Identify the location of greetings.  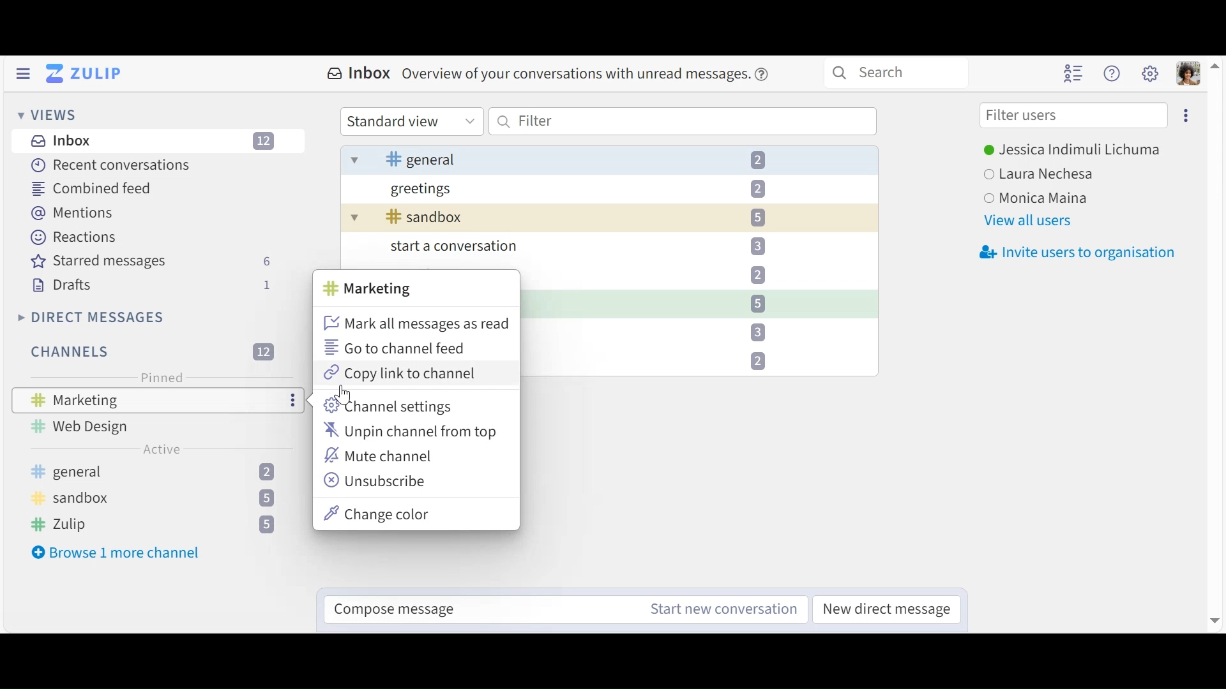
(593, 192).